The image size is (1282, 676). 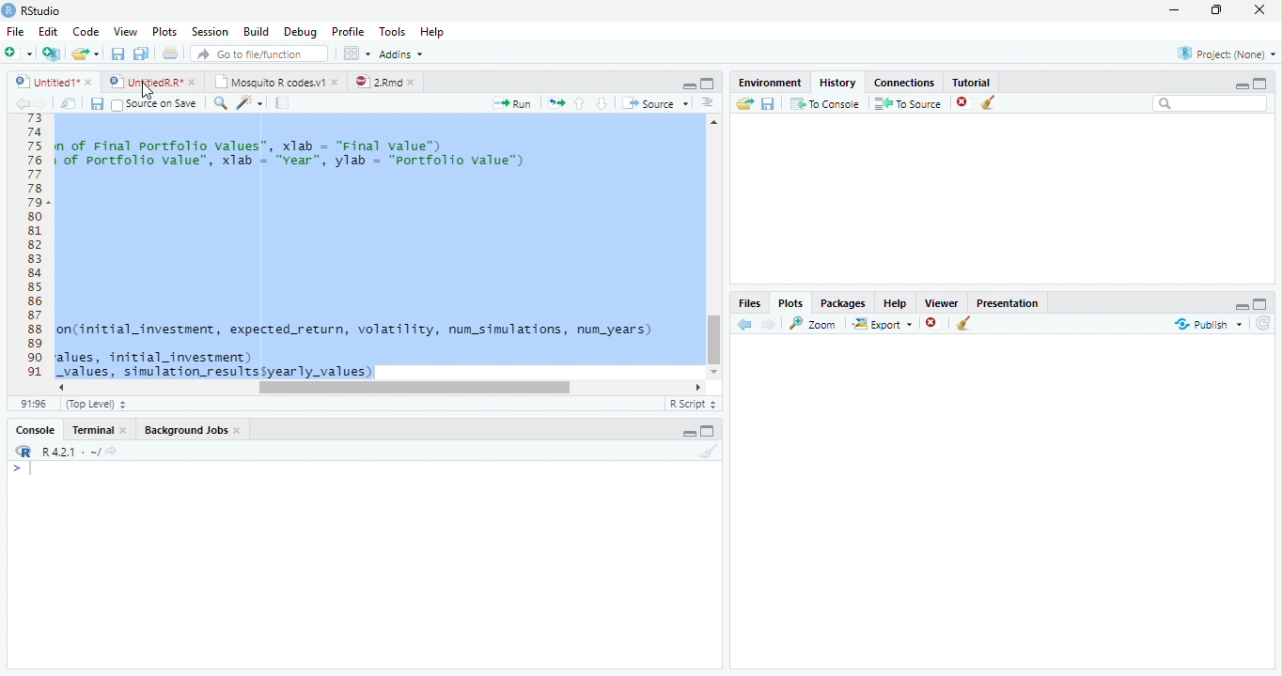 I want to click on Mosquito R codes.v1, so click(x=274, y=81).